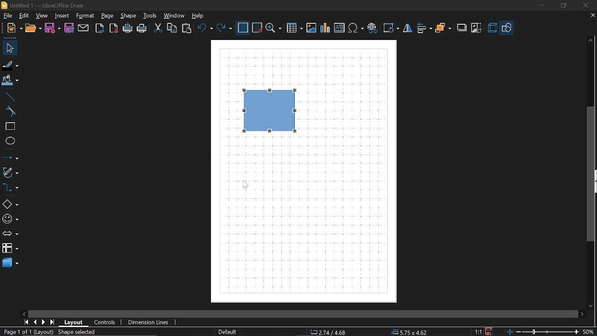 Image resolution: width=597 pixels, height=336 pixels. What do you see at coordinates (142, 29) in the screenshot?
I see `Print` at bounding box center [142, 29].